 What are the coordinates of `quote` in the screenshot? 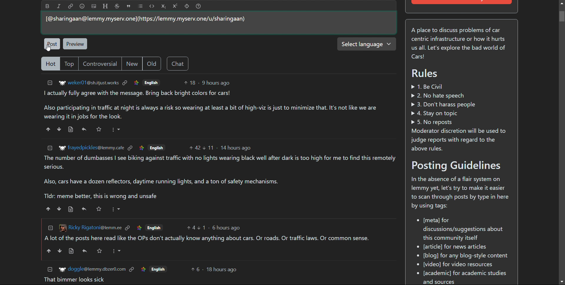 It's located at (129, 6).